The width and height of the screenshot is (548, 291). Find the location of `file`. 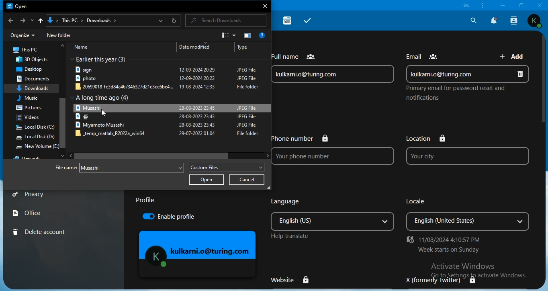

file is located at coordinates (132, 167).